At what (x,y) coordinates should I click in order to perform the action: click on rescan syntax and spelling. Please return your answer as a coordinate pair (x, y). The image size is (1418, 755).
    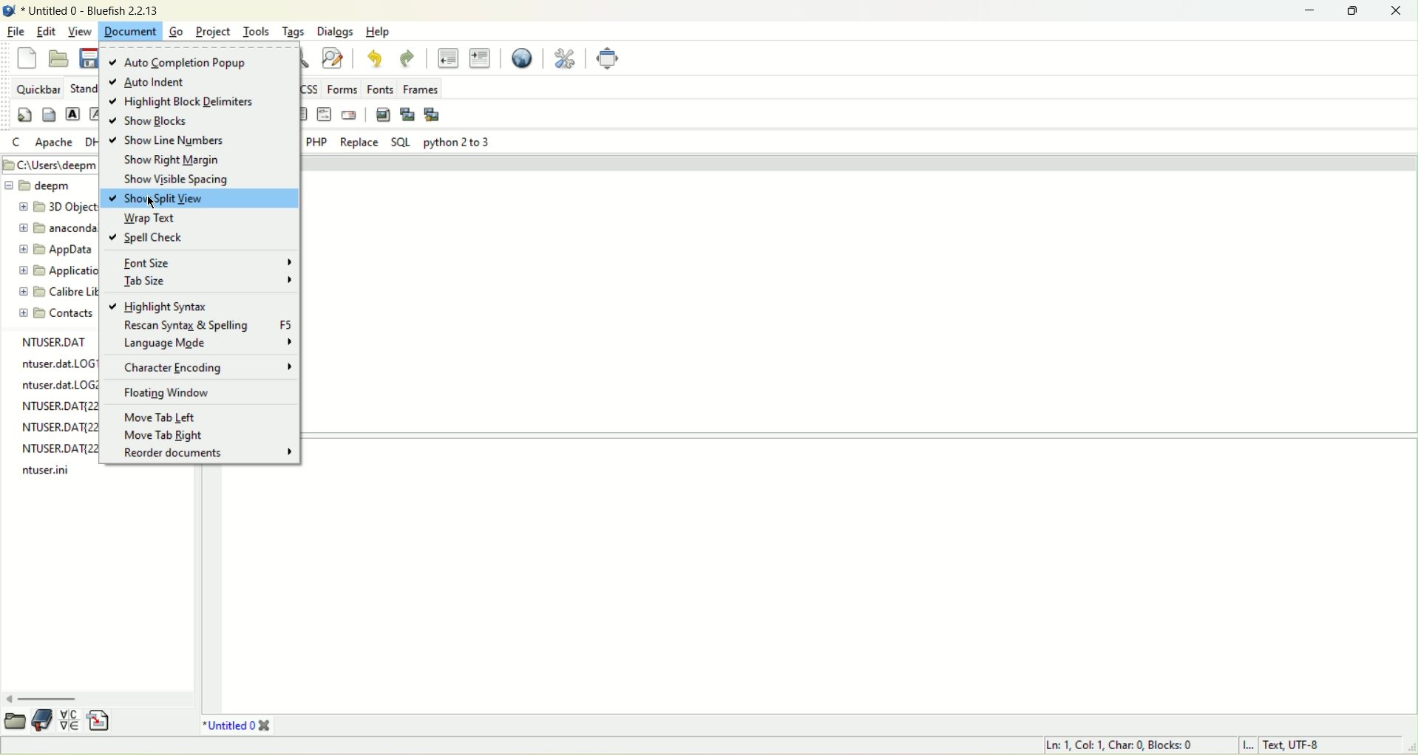
    Looking at the image, I should click on (200, 324).